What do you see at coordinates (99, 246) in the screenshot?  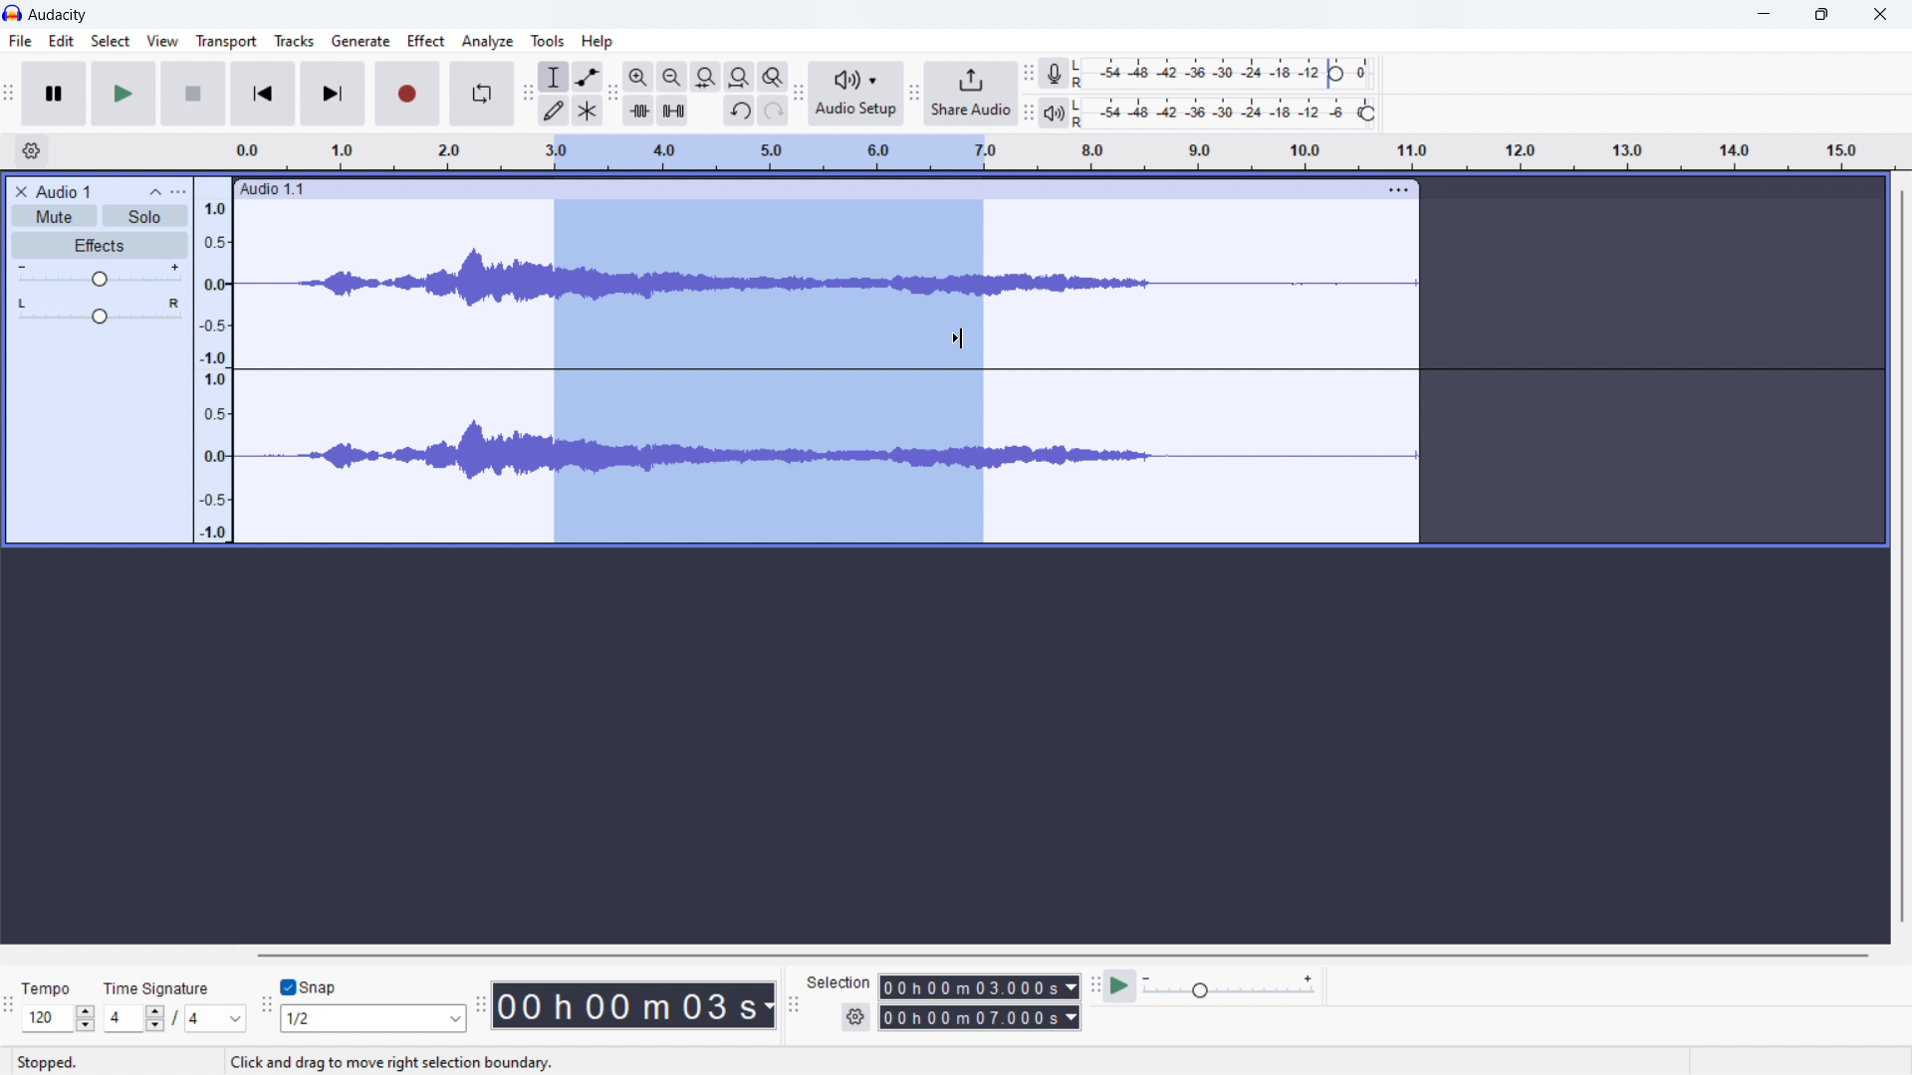 I see `effects` at bounding box center [99, 246].